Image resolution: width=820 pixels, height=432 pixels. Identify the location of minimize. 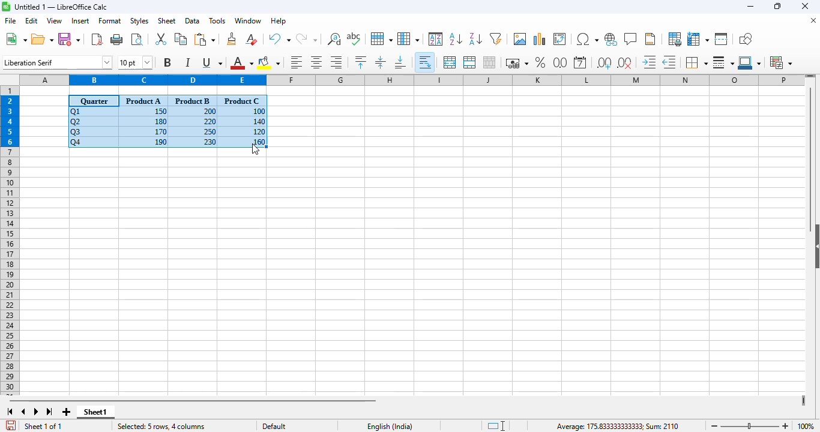
(751, 7).